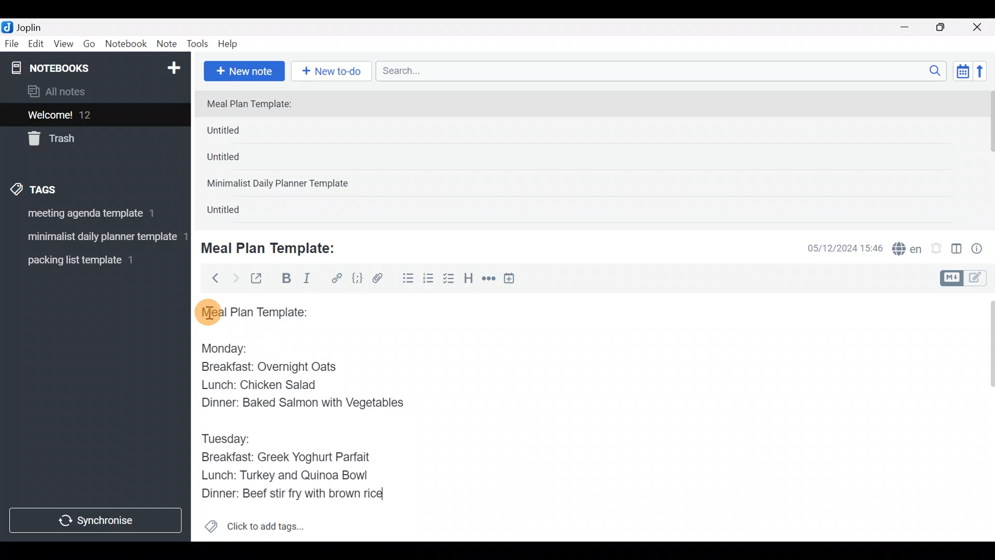 The image size is (995, 560). Describe the element at coordinates (984, 417) in the screenshot. I see `Scroll bar` at that location.